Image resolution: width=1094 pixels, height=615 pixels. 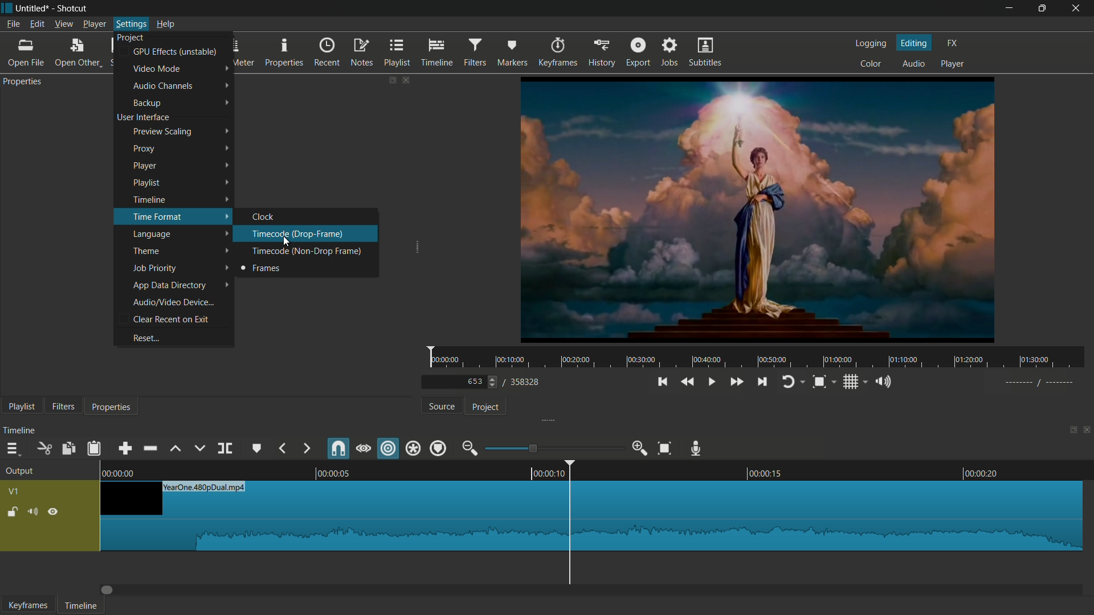 I want to click on close timeline, so click(x=1087, y=430).